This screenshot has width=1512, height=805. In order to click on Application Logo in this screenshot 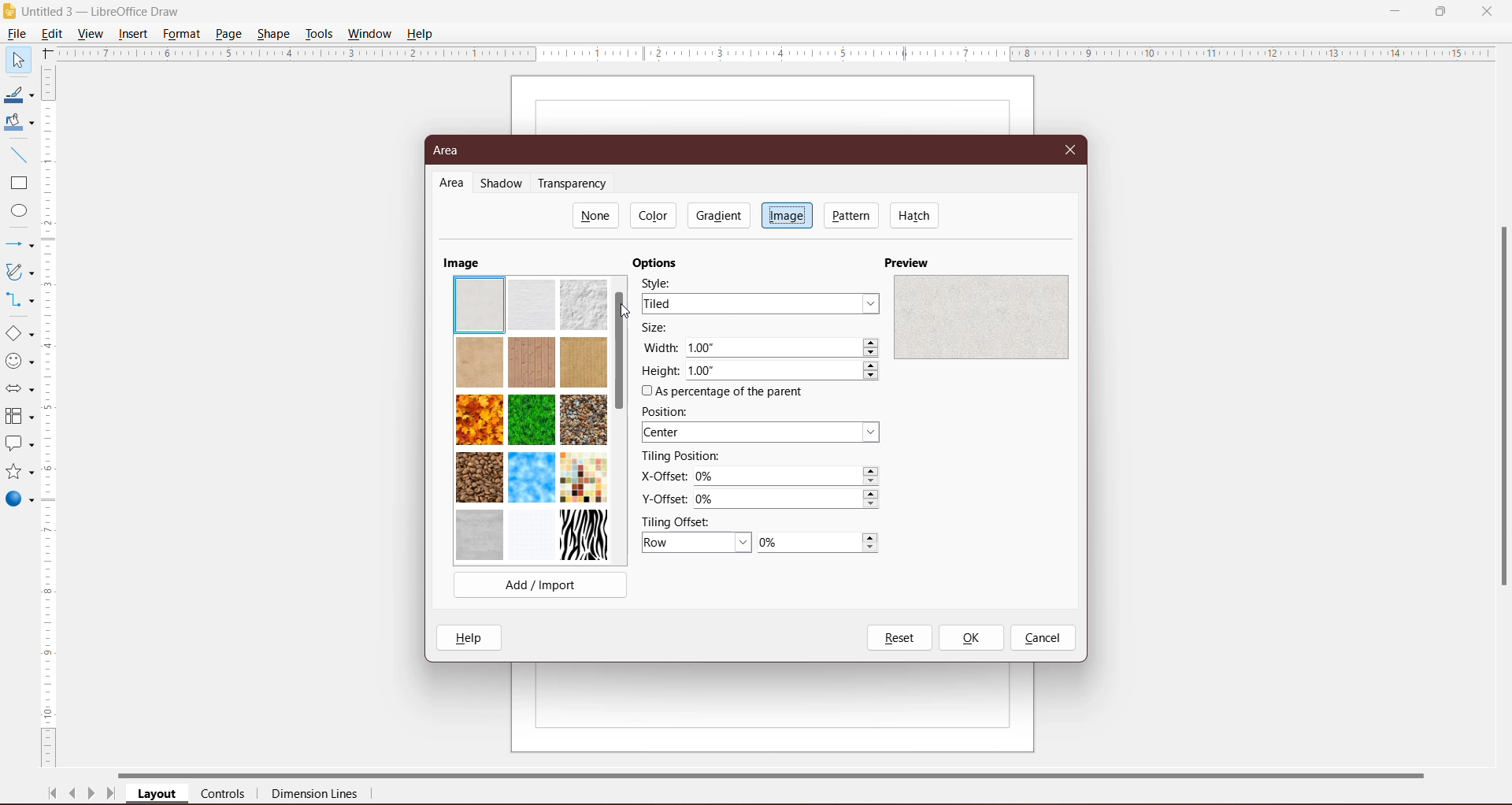, I will do `click(10, 12)`.